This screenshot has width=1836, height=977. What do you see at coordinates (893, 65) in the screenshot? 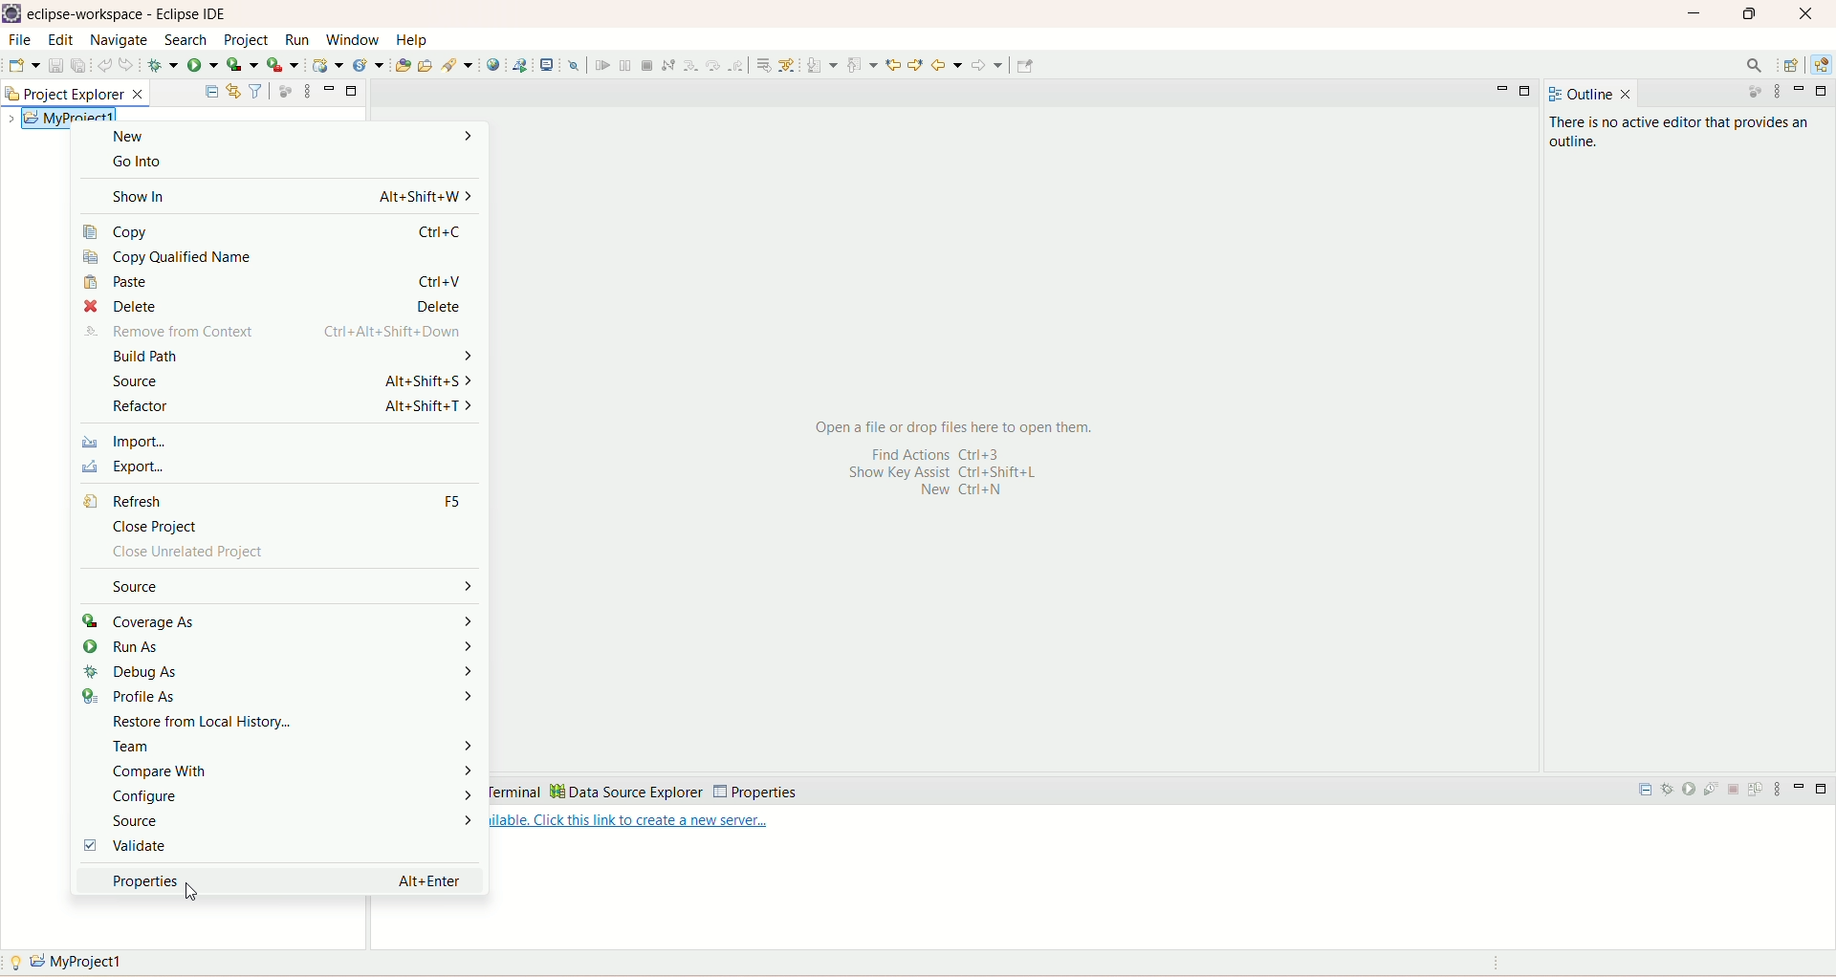
I see `next edit location` at bounding box center [893, 65].